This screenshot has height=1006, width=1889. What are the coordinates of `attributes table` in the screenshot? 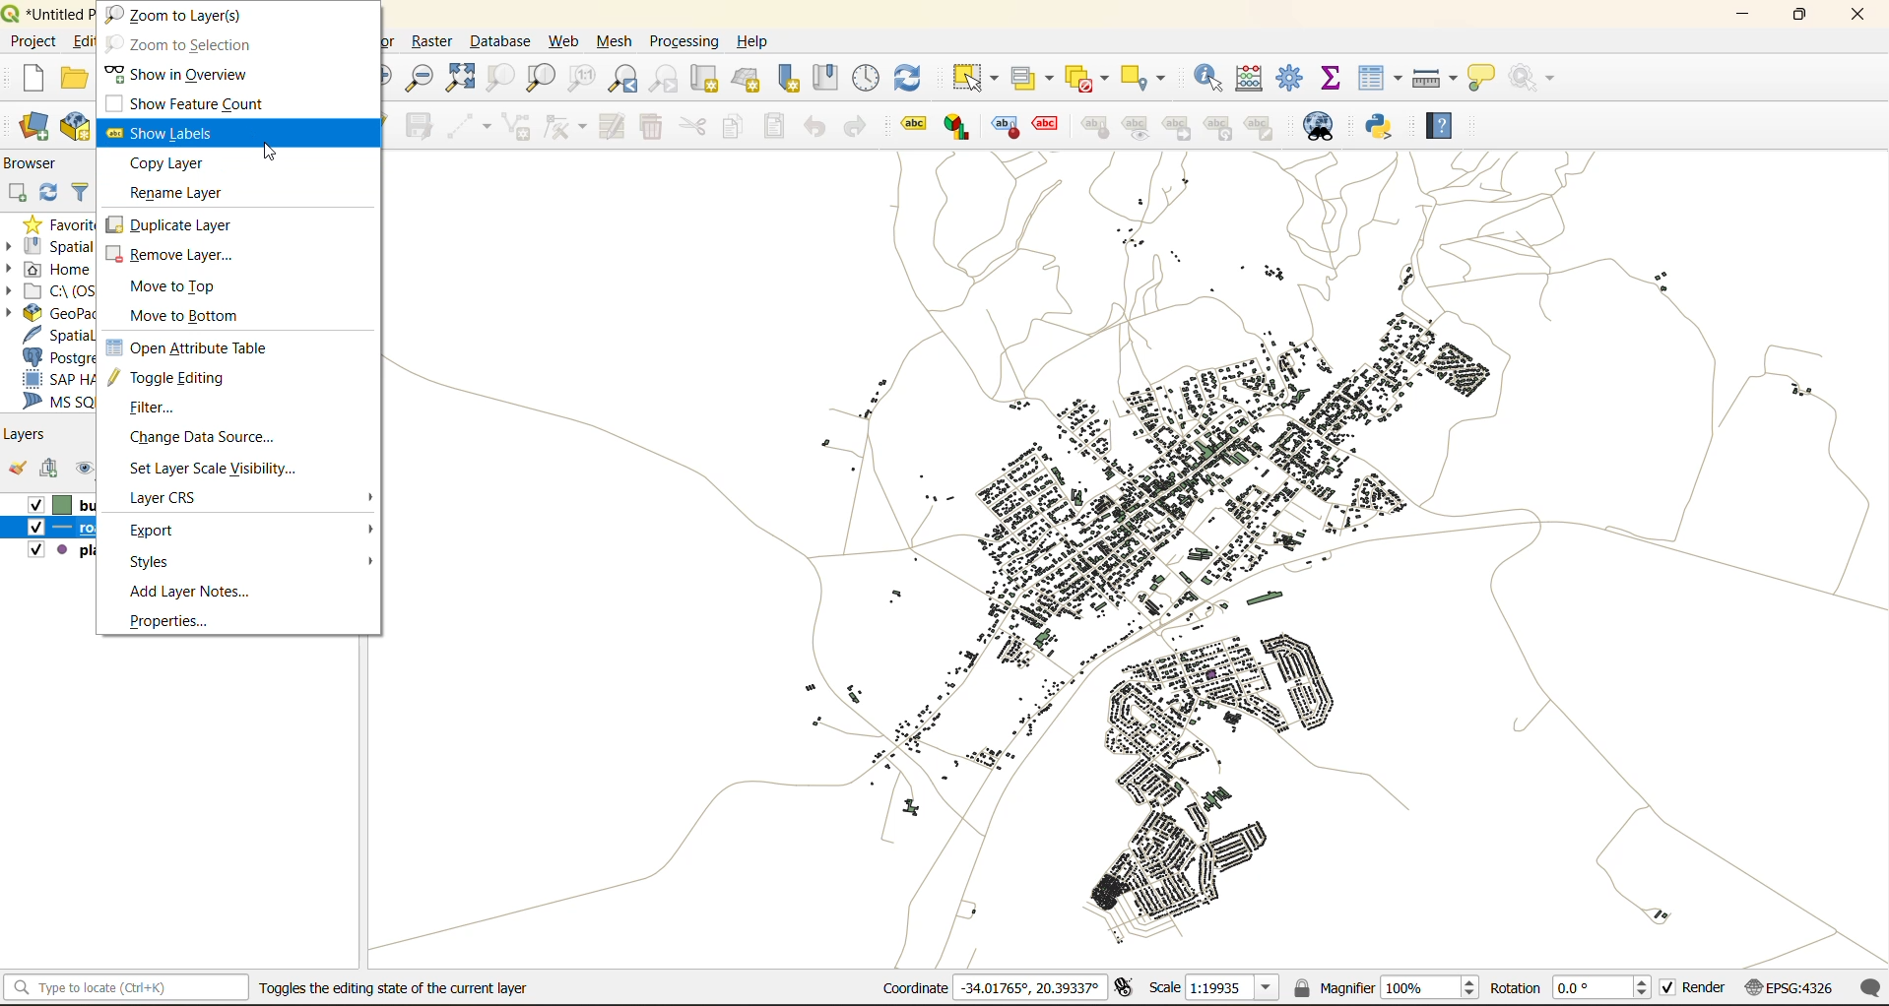 It's located at (1378, 79).